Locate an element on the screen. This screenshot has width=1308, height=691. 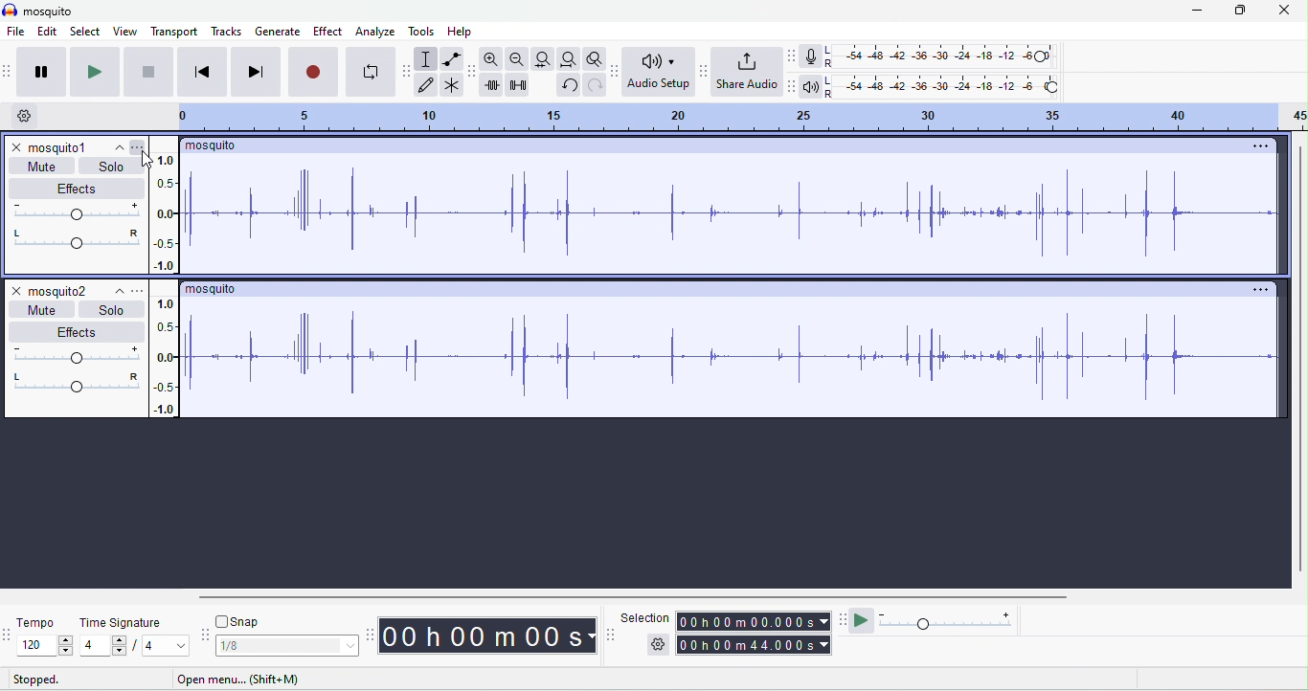
playback meter tool bar is located at coordinates (791, 85).